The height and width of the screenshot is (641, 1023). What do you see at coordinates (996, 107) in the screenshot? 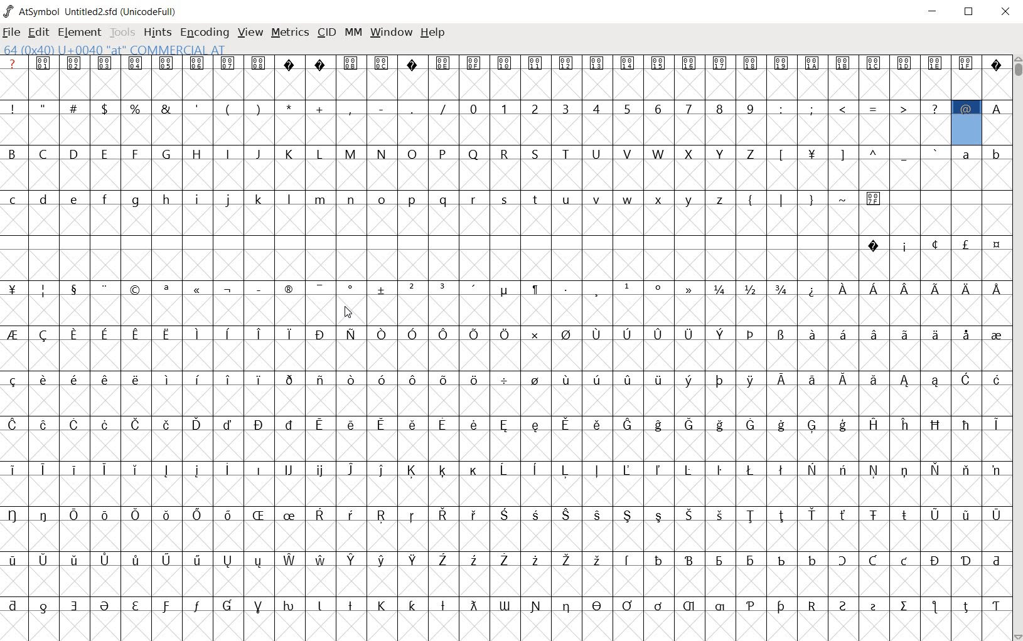
I see `A` at bounding box center [996, 107].